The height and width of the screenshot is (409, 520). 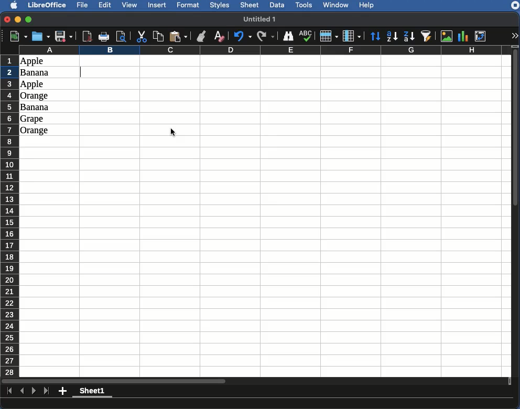 I want to click on Row, so click(x=328, y=36).